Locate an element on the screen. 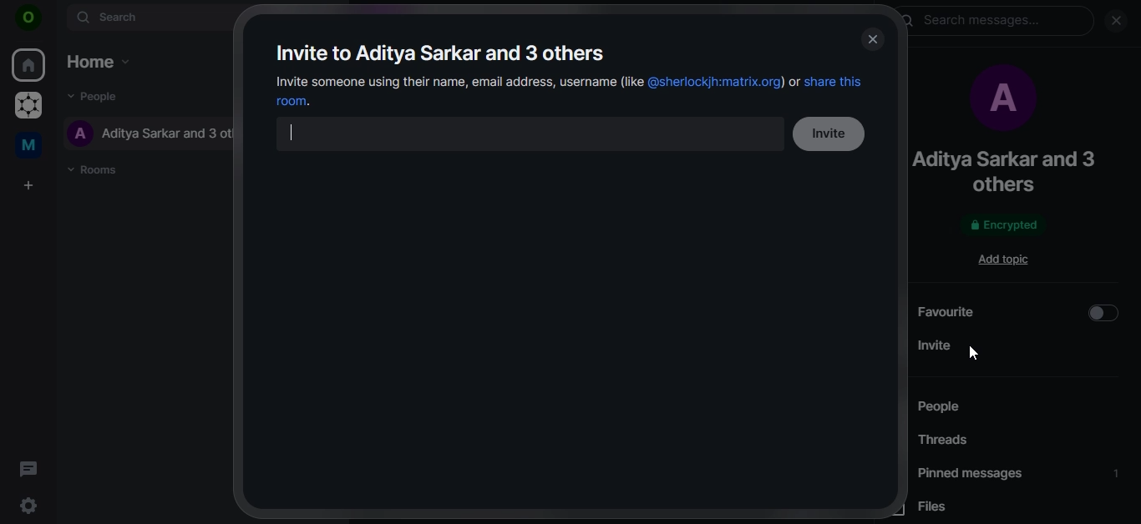  cursor is located at coordinates (974, 354).